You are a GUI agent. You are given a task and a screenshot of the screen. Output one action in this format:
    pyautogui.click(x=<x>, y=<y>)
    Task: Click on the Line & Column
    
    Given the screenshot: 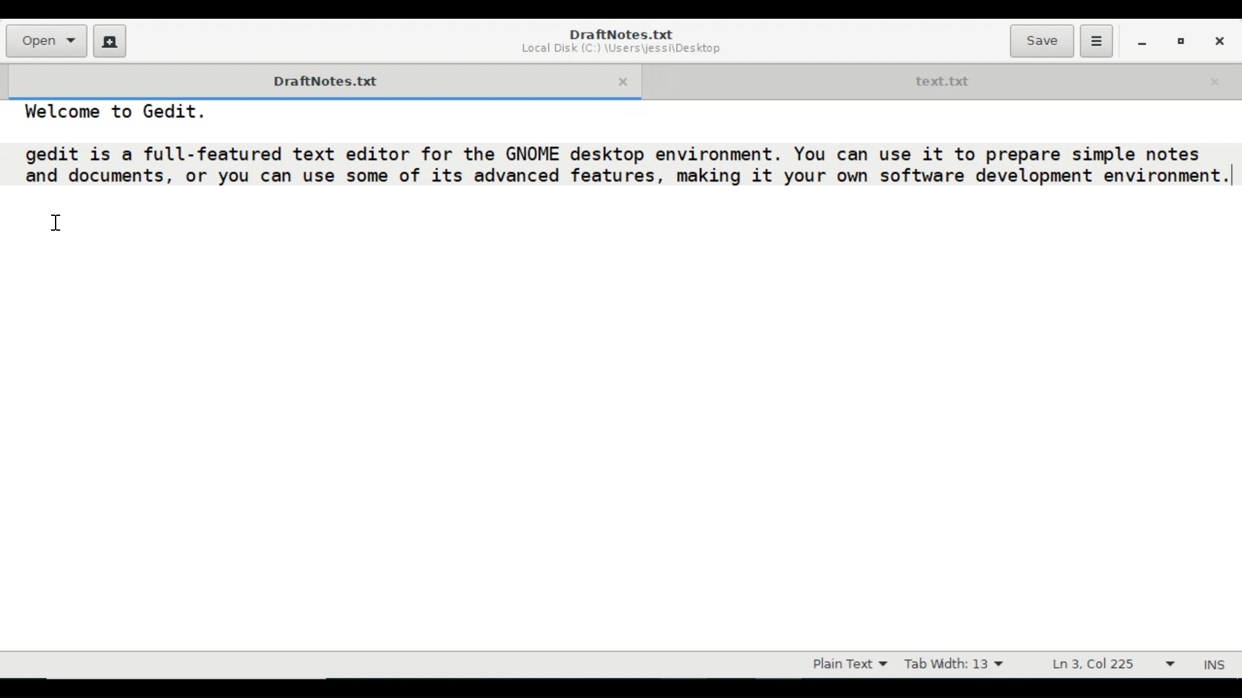 What is the action you would take?
    pyautogui.click(x=1113, y=663)
    